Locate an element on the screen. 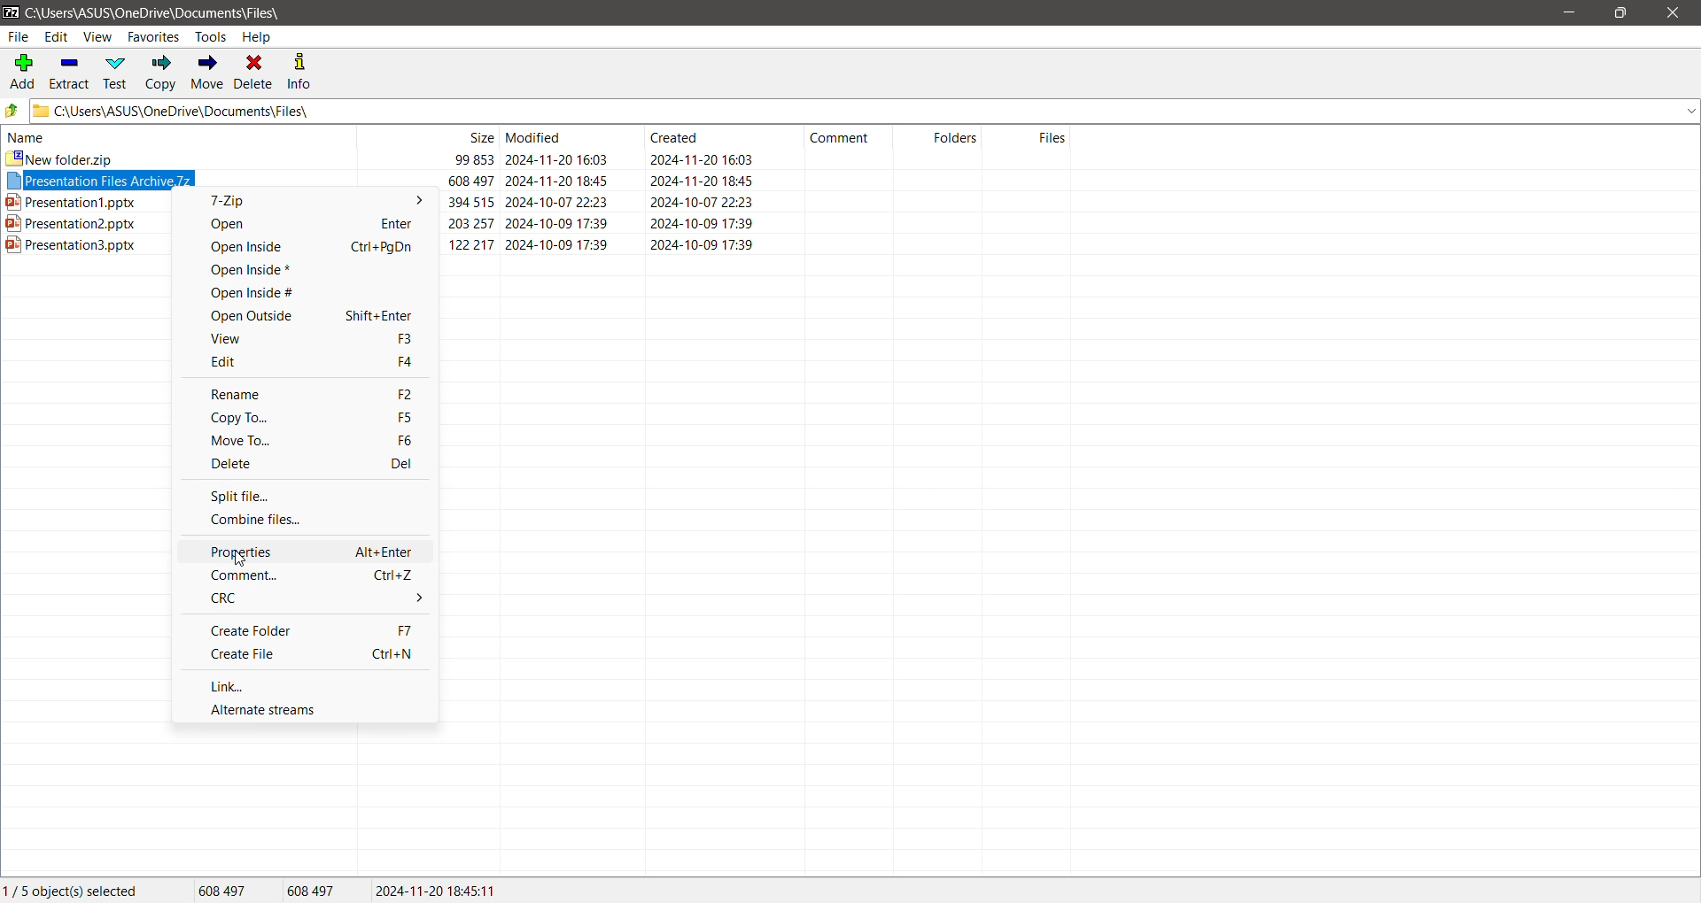  new folder is located at coordinates (533, 158).